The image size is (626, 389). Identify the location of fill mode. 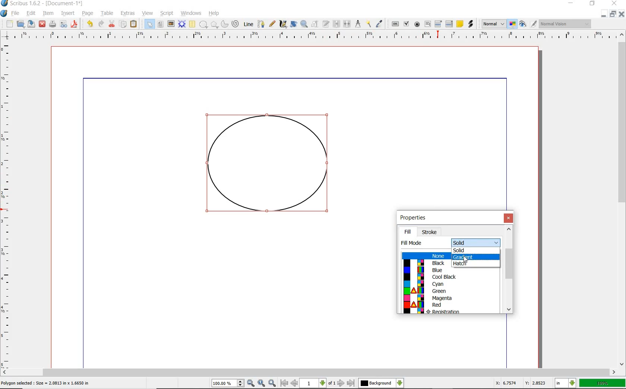
(410, 243).